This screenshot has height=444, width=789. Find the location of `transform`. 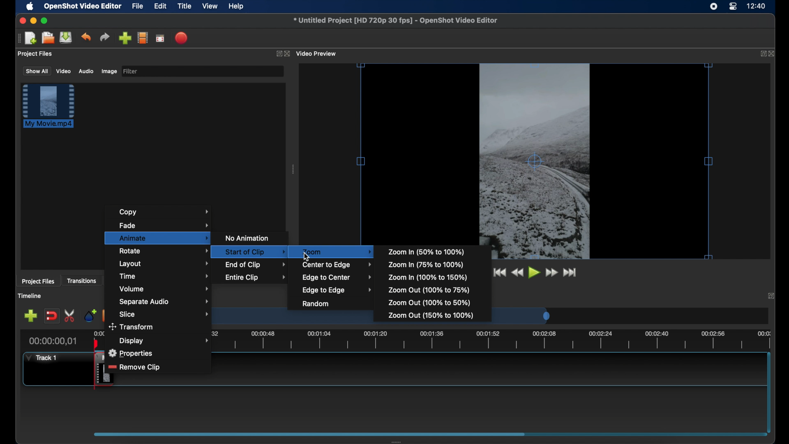

transform is located at coordinates (132, 328).